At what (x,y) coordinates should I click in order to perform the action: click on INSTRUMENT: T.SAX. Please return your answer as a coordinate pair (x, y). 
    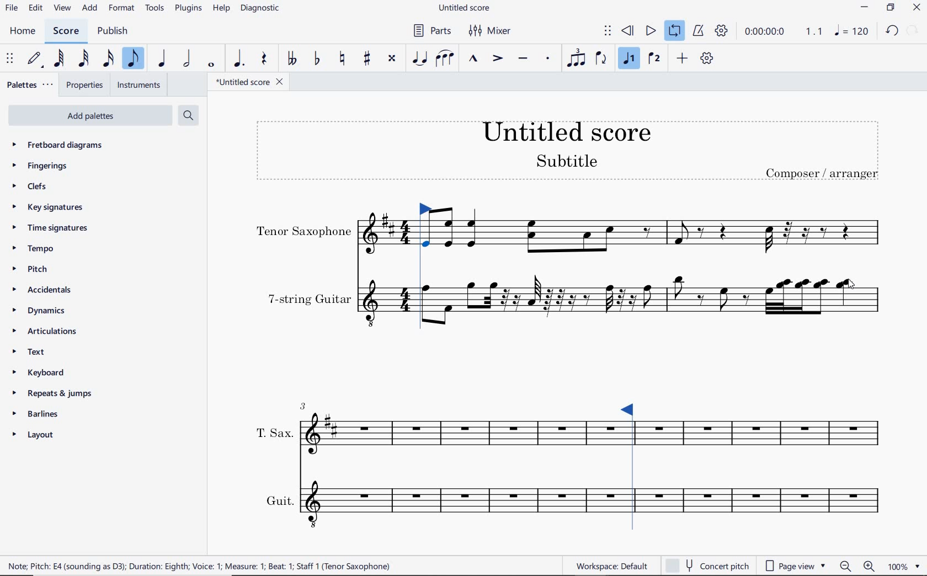
    Looking at the image, I should click on (772, 426).